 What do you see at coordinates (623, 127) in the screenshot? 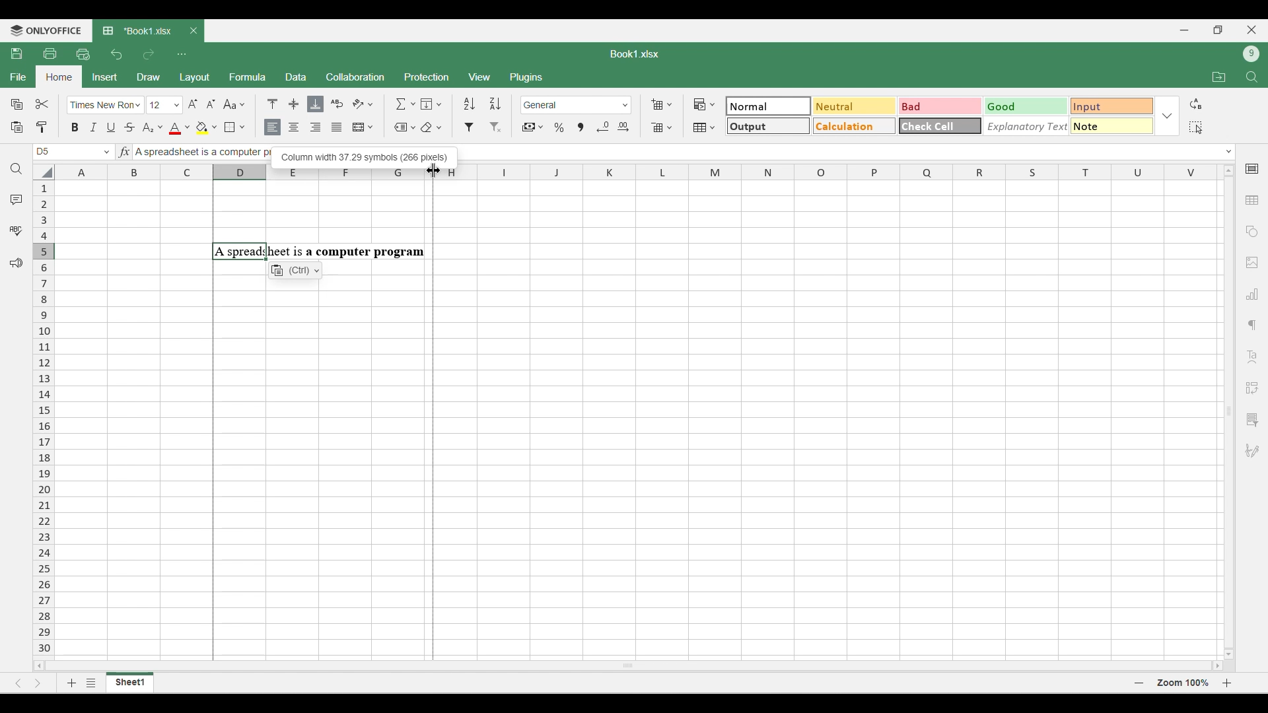
I see `Increase decimal` at bounding box center [623, 127].